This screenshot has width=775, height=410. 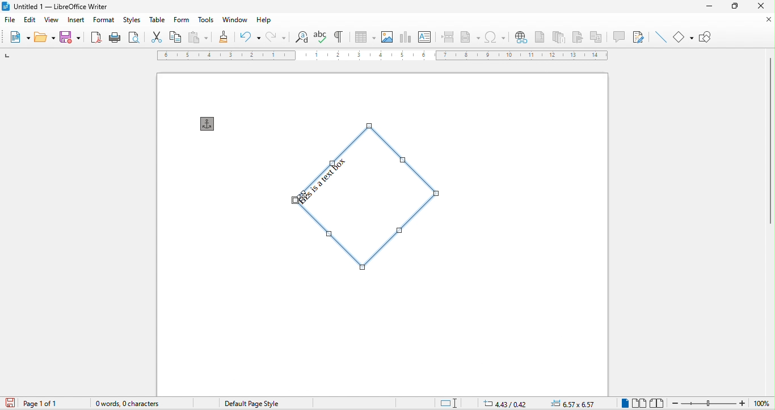 I want to click on footnote, so click(x=539, y=36).